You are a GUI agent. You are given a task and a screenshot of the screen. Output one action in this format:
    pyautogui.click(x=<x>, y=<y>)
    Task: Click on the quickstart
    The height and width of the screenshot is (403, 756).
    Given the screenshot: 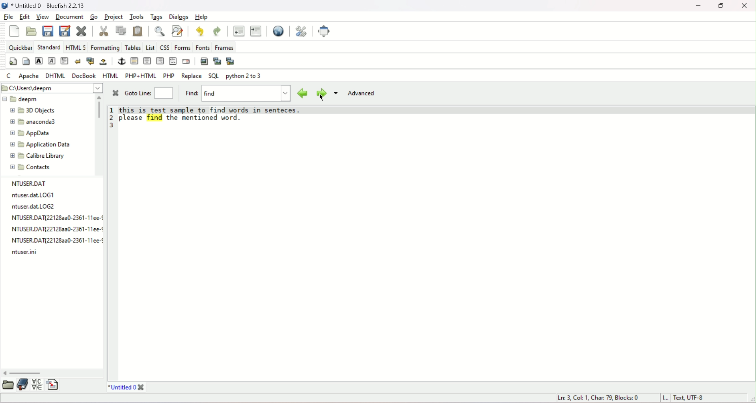 What is the action you would take?
    pyautogui.click(x=13, y=61)
    